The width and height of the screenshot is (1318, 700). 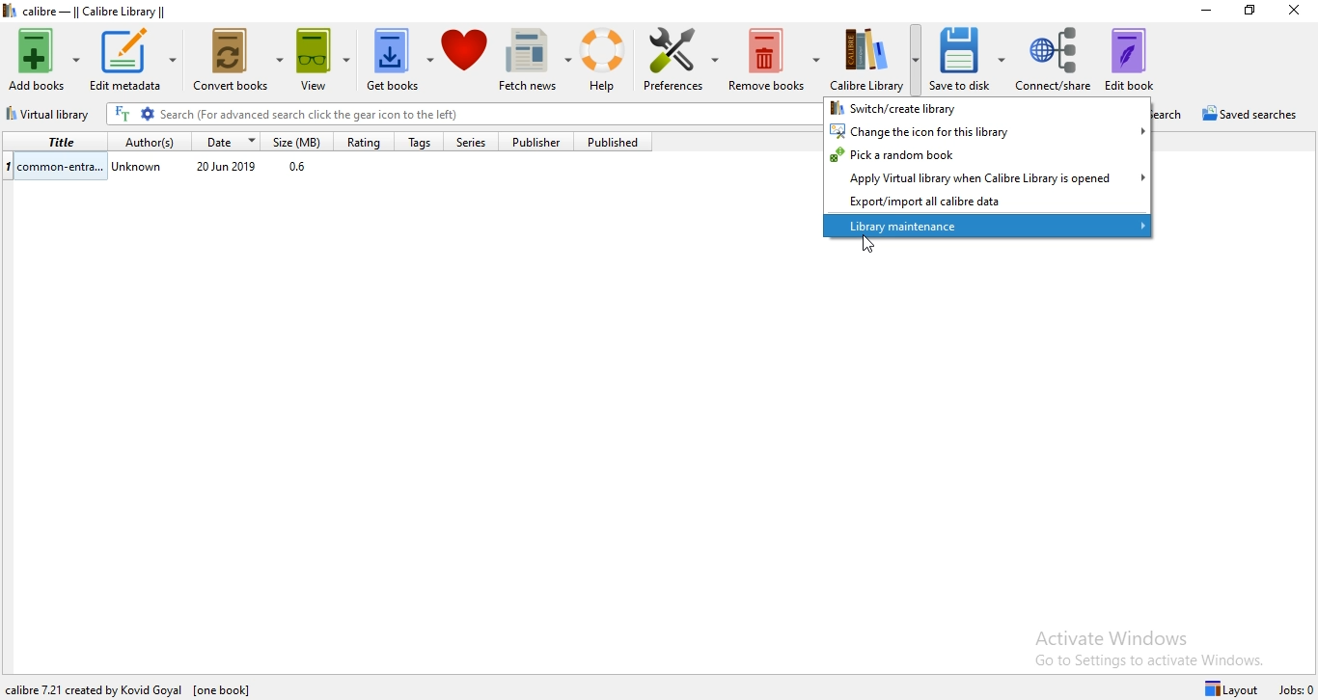 What do you see at coordinates (133, 61) in the screenshot?
I see `Edit metadata` at bounding box center [133, 61].